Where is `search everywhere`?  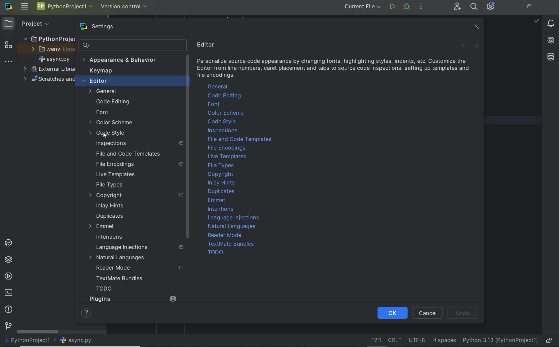
search everywhere is located at coordinates (474, 7).